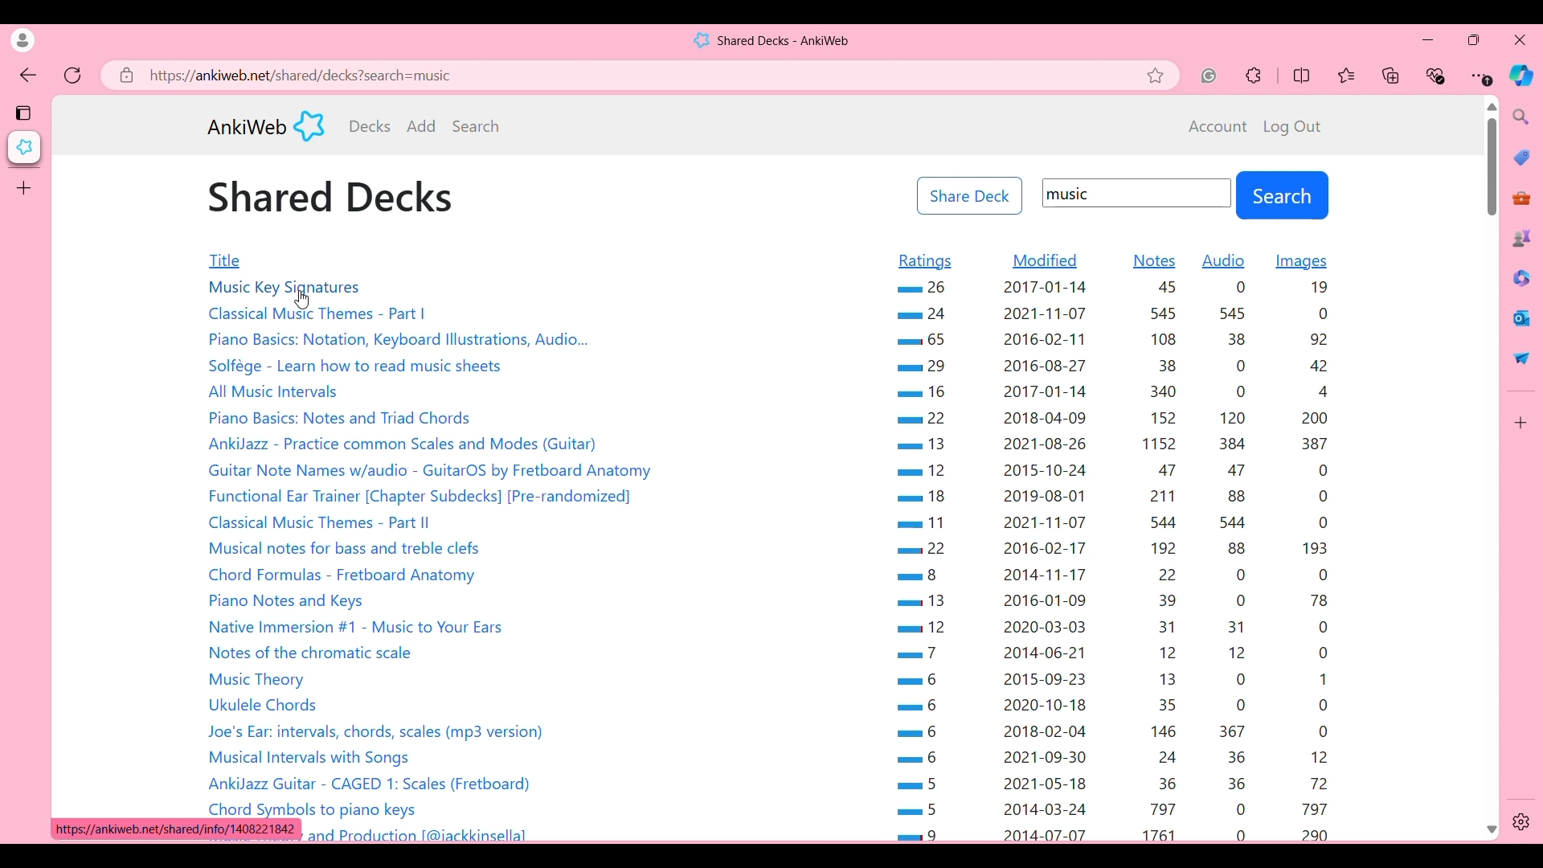 This screenshot has height=868, width=1543. What do you see at coordinates (29, 76) in the screenshot?
I see `Click to go back` at bounding box center [29, 76].